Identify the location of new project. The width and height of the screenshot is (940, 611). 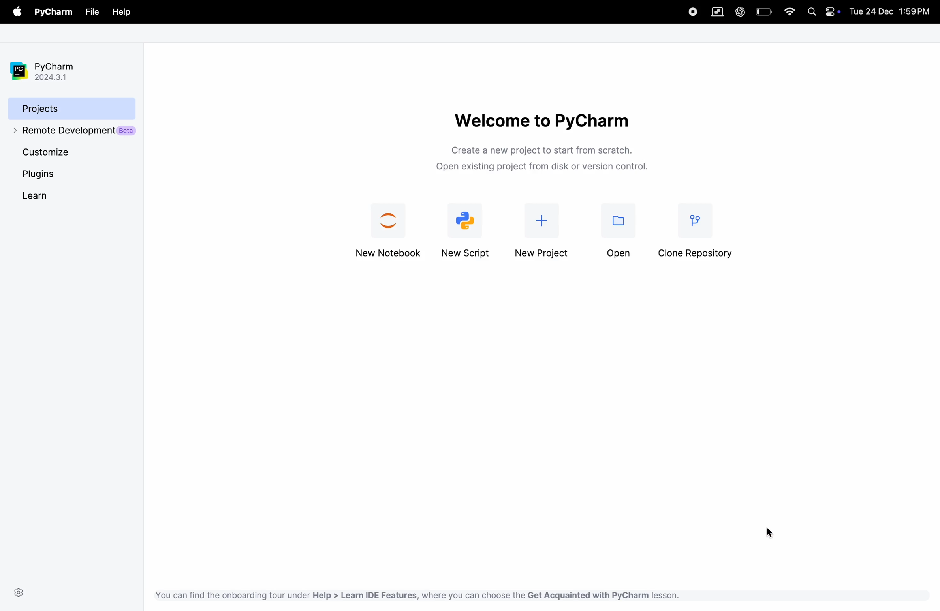
(541, 232).